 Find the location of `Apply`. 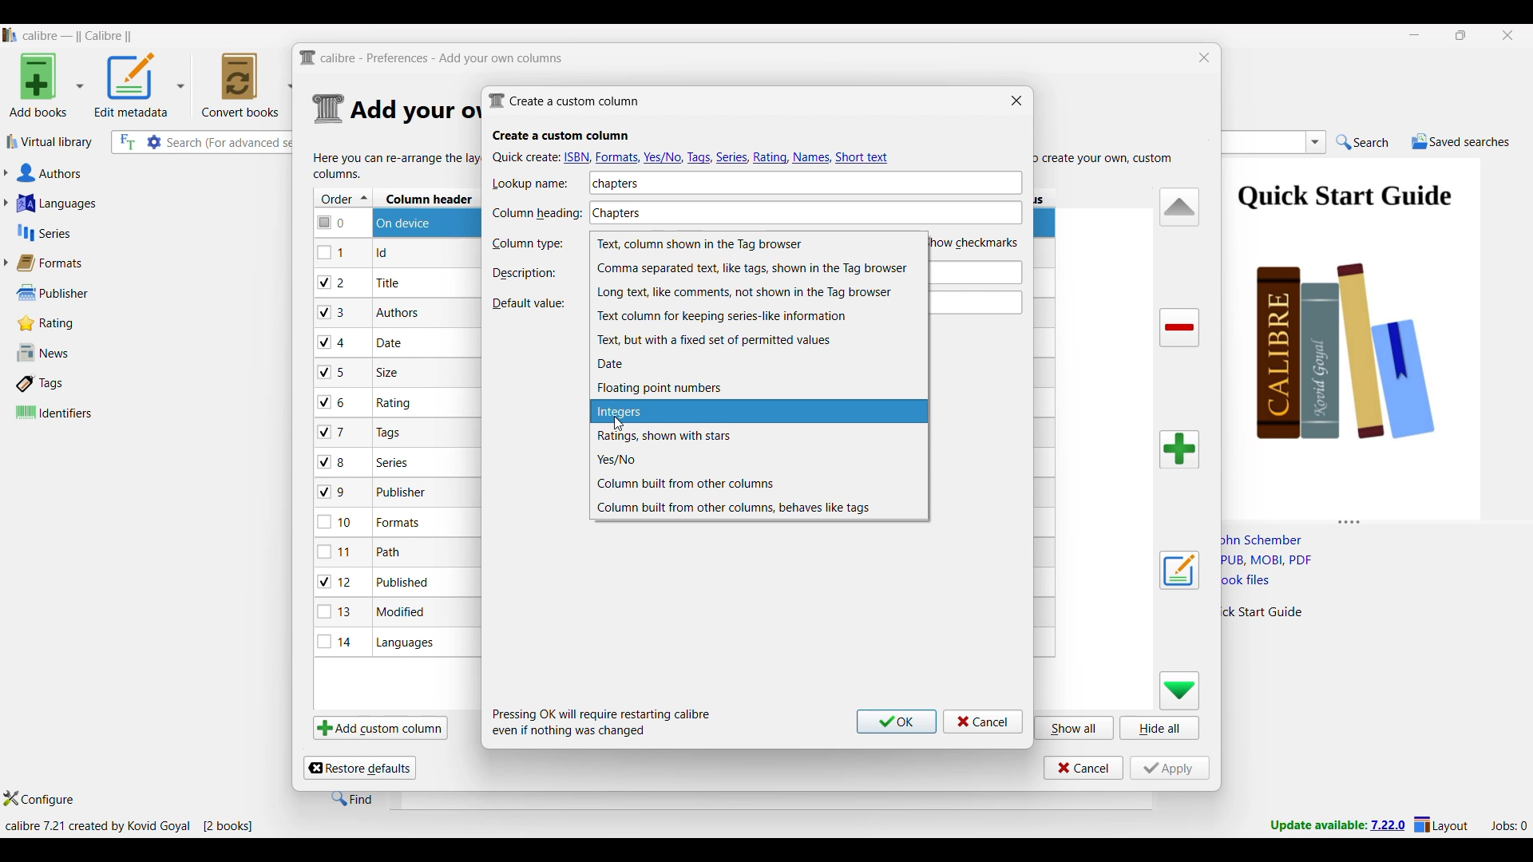

Apply is located at coordinates (1170, 768).